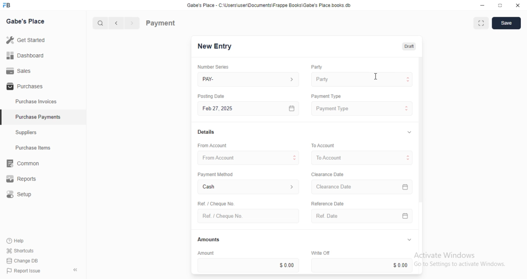 The width and height of the screenshot is (527, 279). What do you see at coordinates (215, 174) in the screenshot?
I see `‘Payment Method` at bounding box center [215, 174].